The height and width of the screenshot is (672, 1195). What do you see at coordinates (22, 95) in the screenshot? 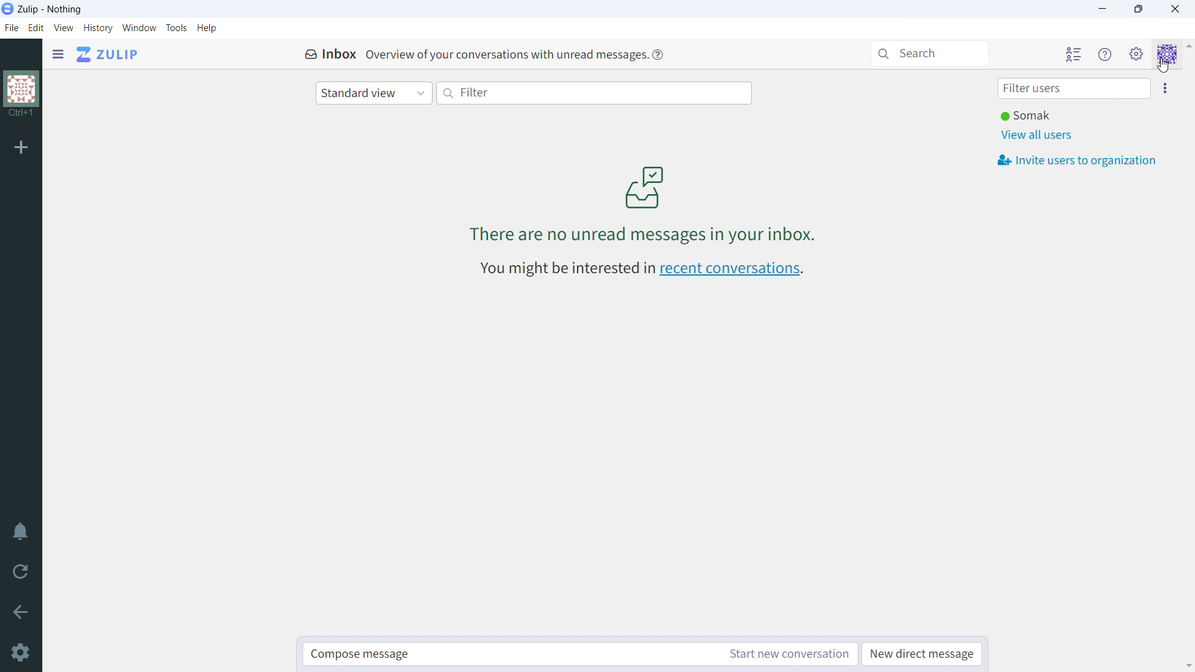
I see `organization` at bounding box center [22, 95].